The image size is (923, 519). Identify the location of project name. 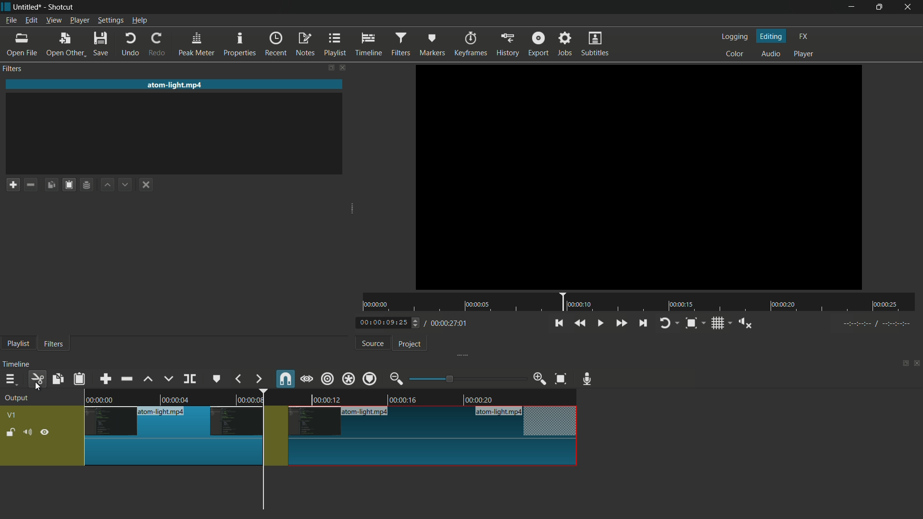
(29, 7).